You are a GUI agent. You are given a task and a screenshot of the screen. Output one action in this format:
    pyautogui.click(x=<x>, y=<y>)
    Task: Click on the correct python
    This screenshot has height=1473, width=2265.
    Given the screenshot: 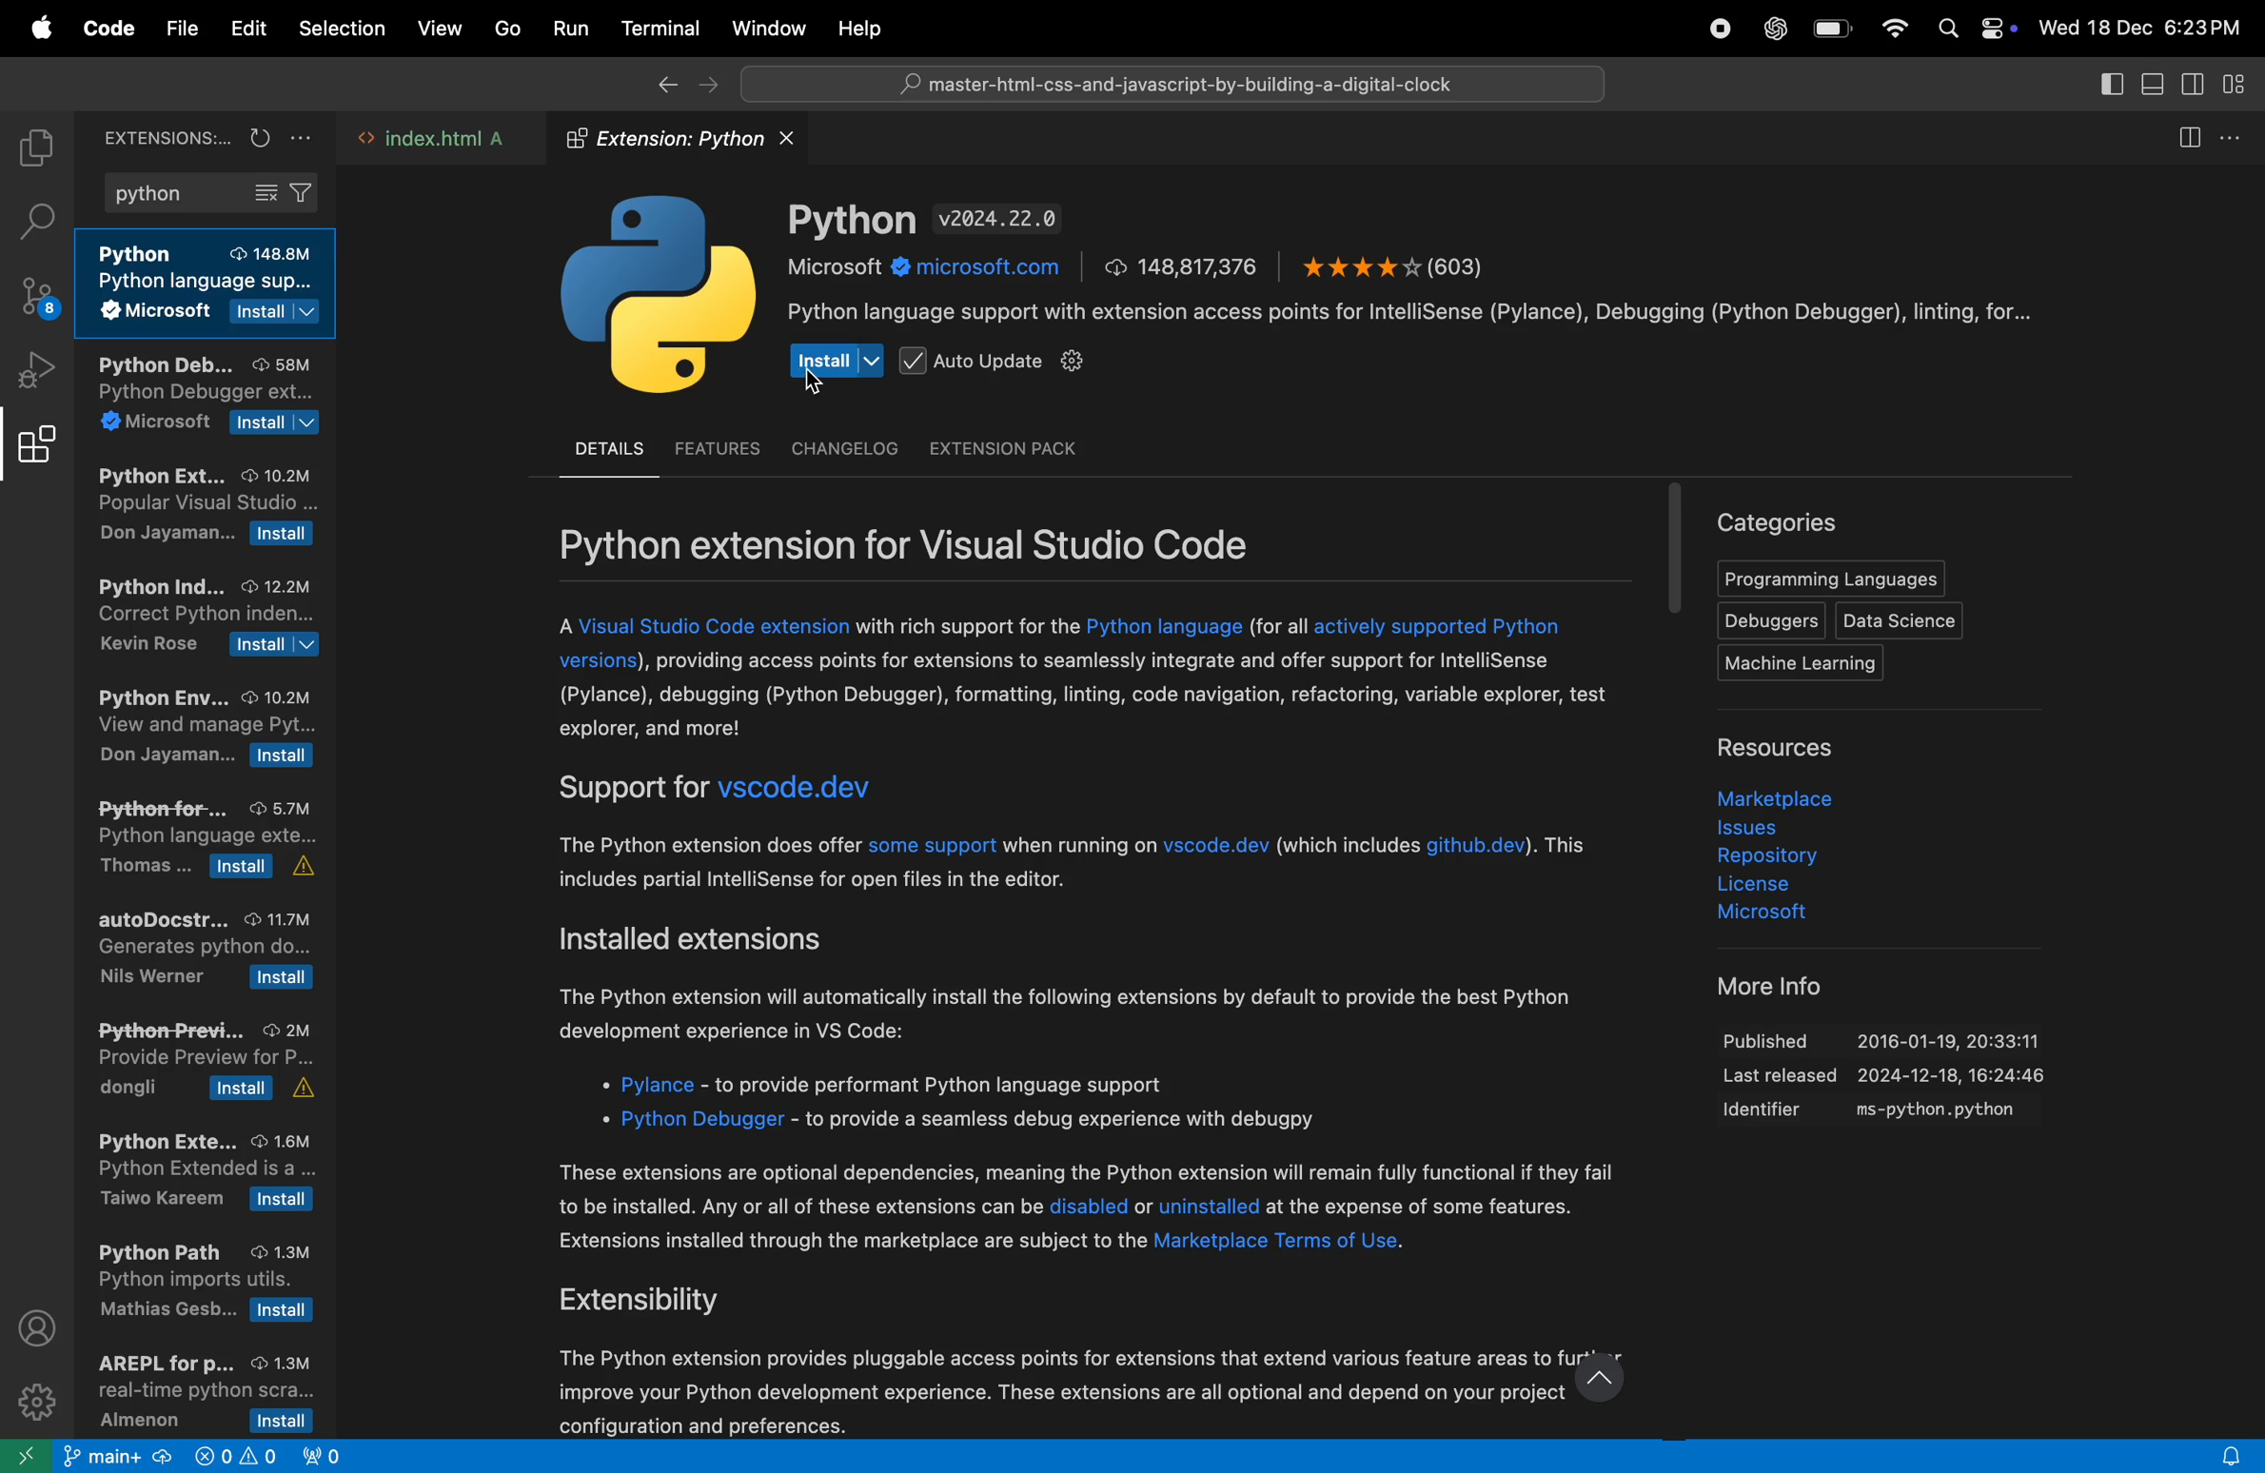 What is the action you would take?
    pyautogui.click(x=203, y=619)
    